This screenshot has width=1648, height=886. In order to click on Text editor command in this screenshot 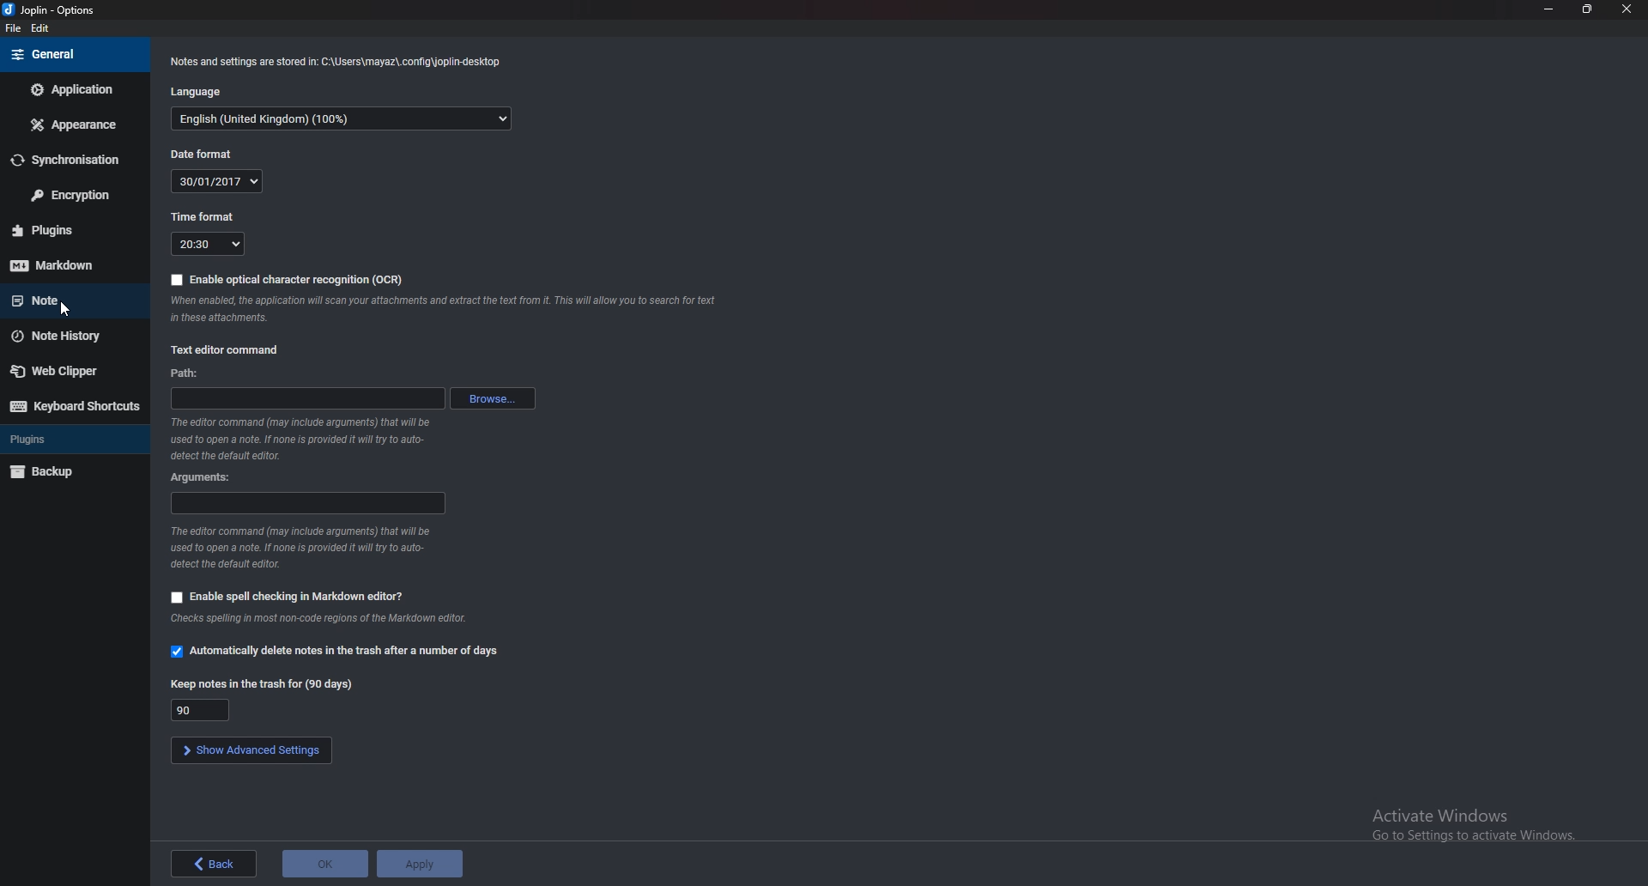, I will do `click(229, 349)`.